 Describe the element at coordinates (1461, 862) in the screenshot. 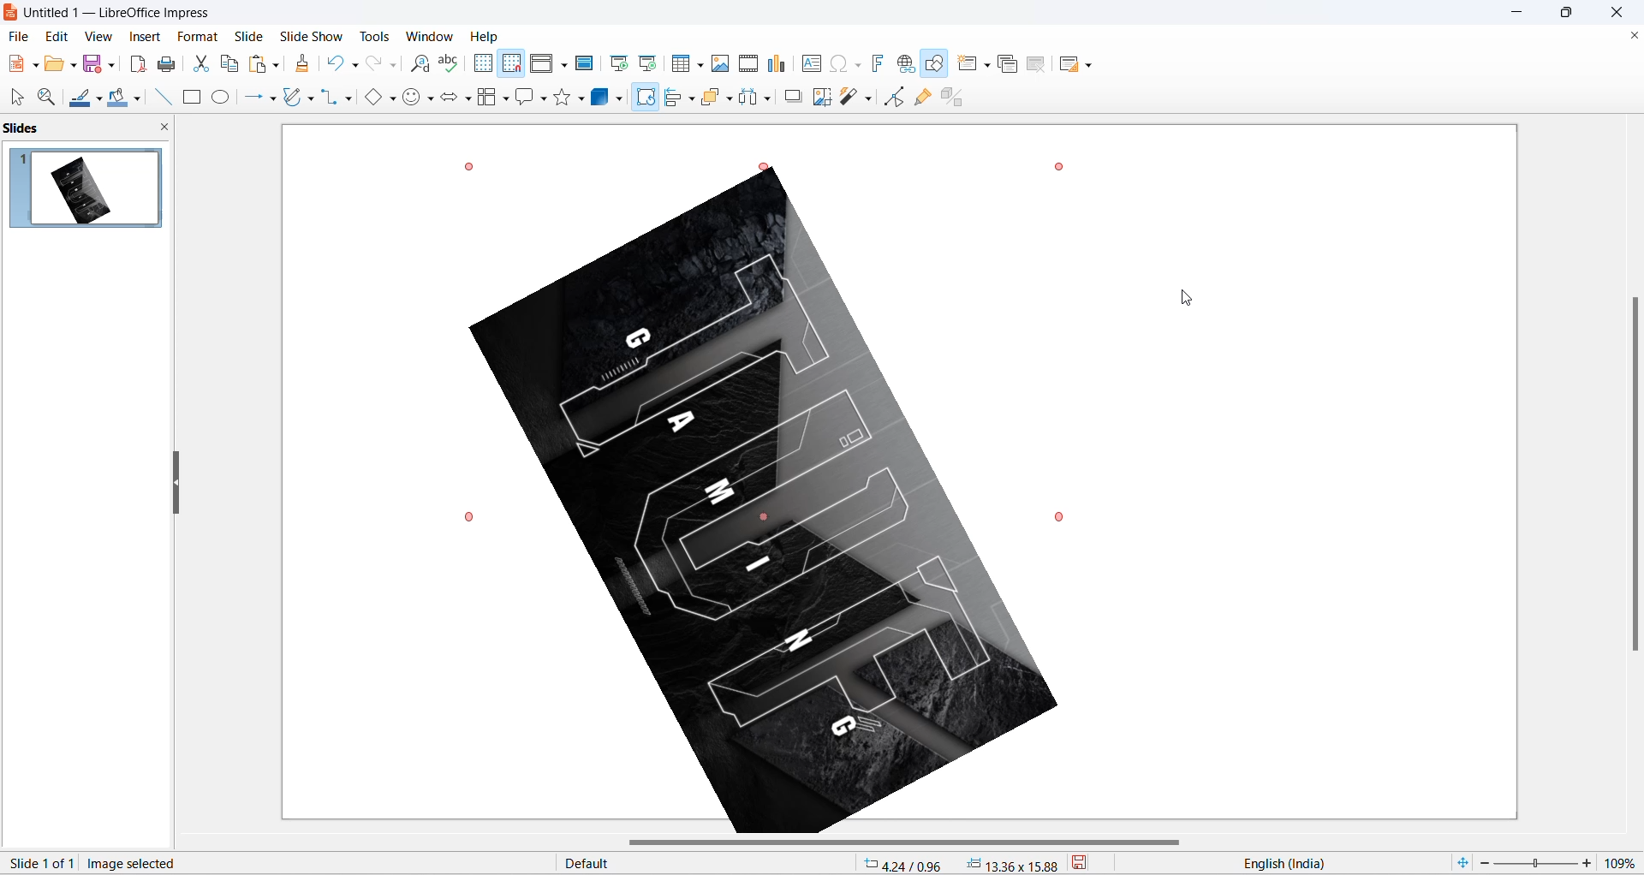

I see `fit current slide to windows` at that location.